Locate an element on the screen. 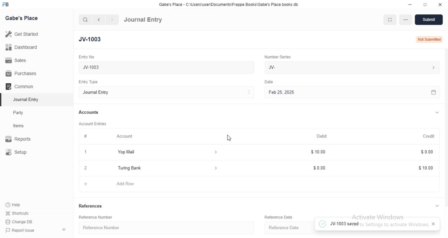  navigate forward is located at coordinates (112, 20).